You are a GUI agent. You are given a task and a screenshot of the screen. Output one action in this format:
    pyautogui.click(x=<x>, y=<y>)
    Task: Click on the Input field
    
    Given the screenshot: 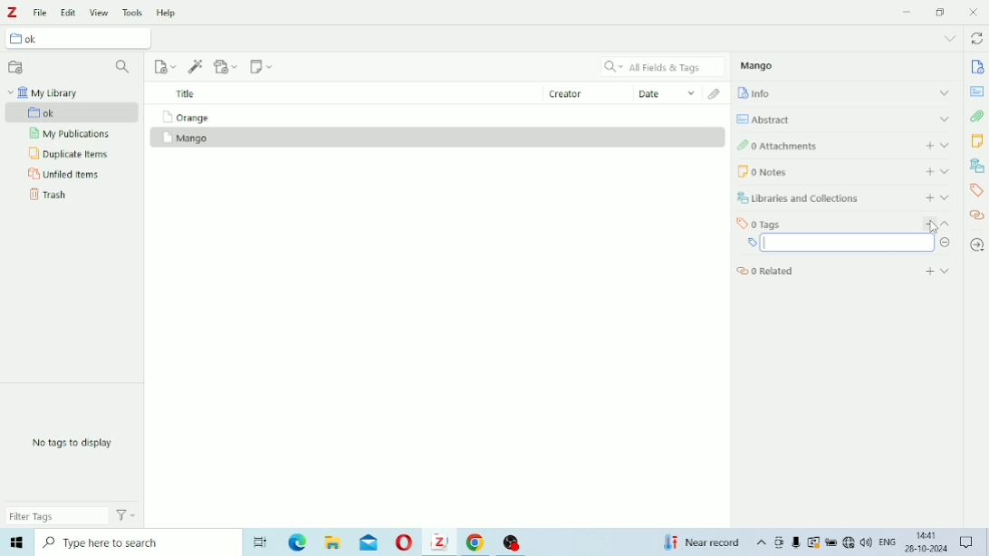 What is the action you would take?
    pyautogui.click(x=840, y=244)
    